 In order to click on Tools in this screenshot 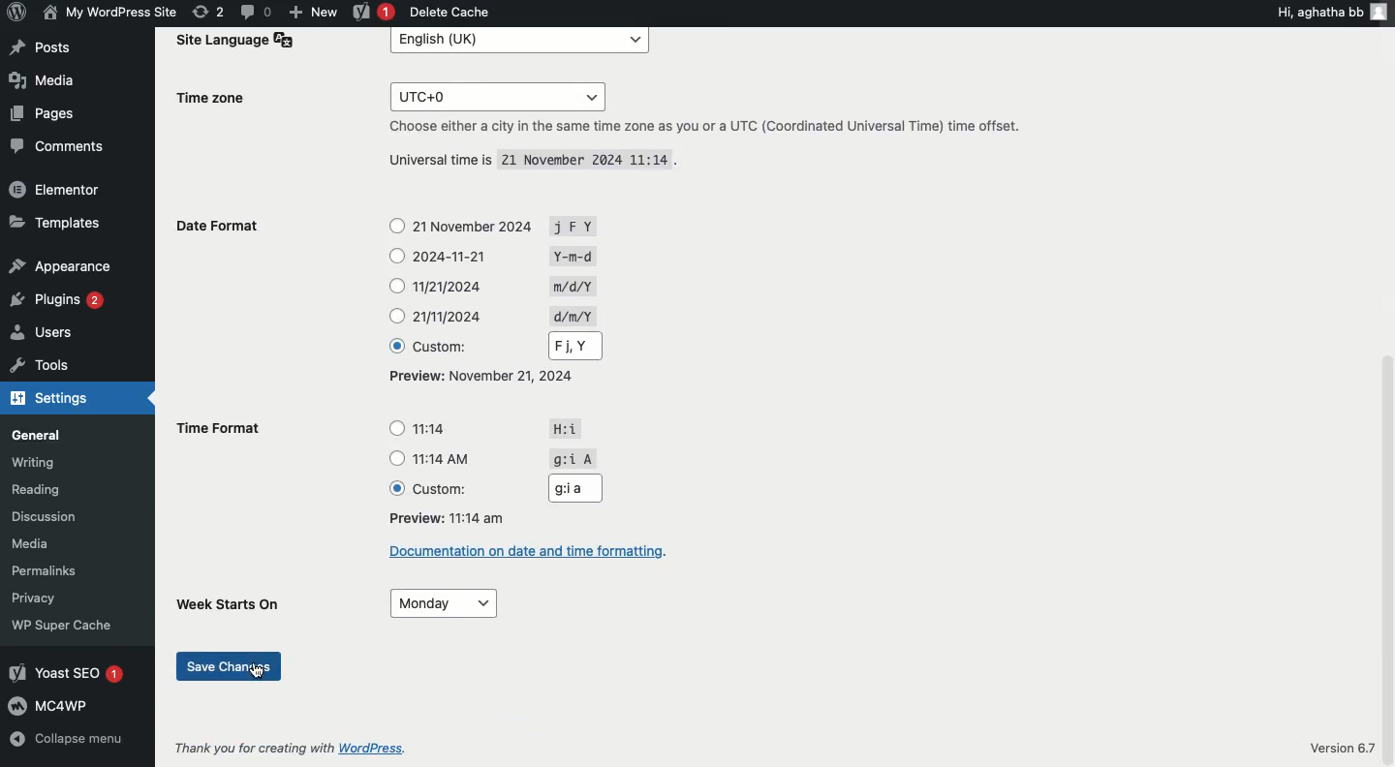, I will do `click(38, 367)`.